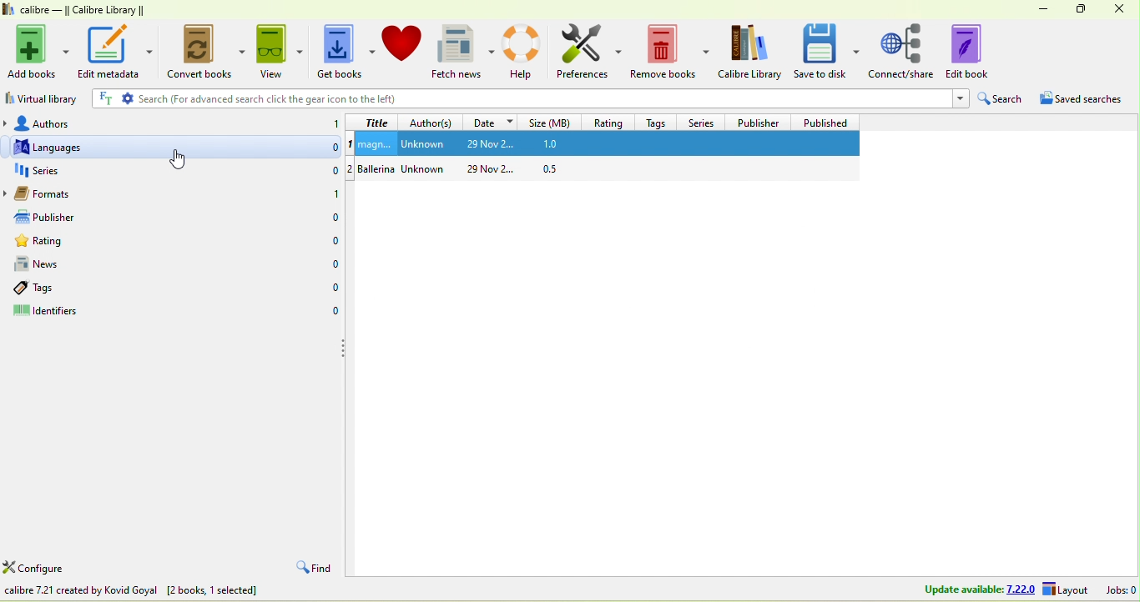 The height and width of the screenshot is (602, 1140). I want to click on size (mb), so click(546, 122).